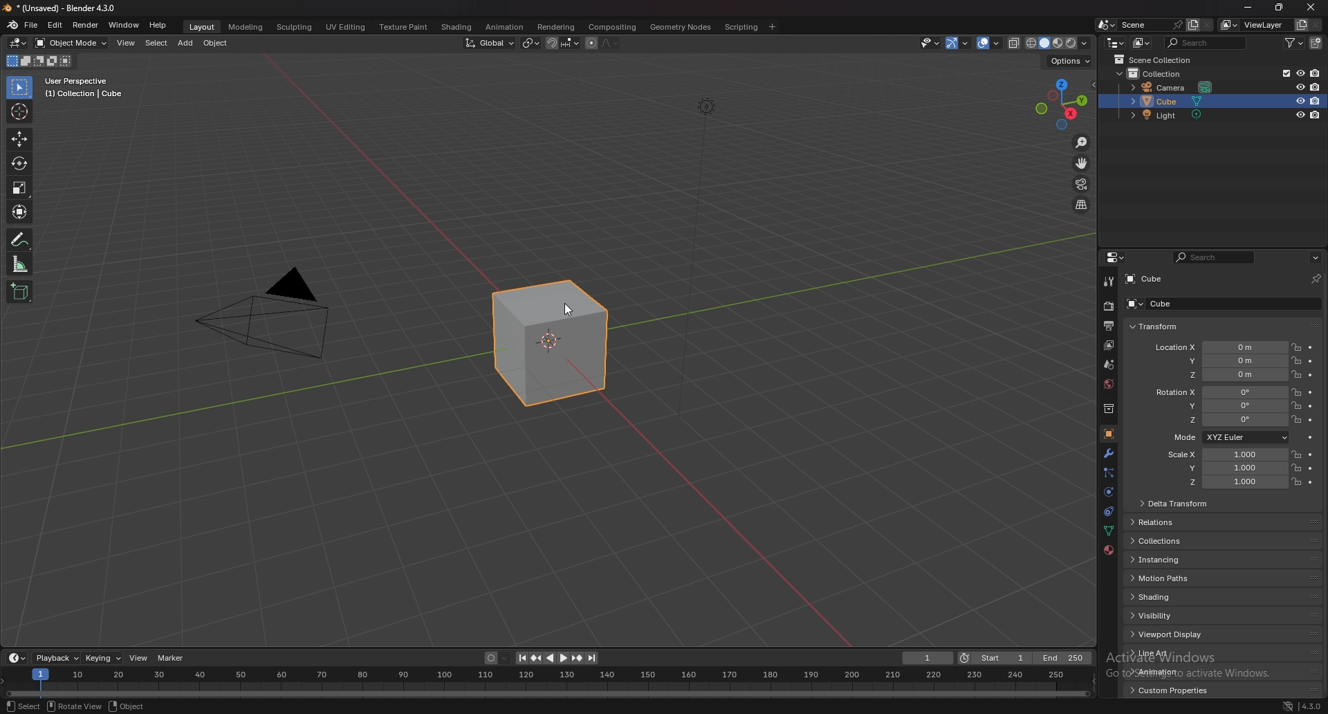 The height and width of the screenshot is (714, 1328). I want to click on cube, so click(1172, 101).